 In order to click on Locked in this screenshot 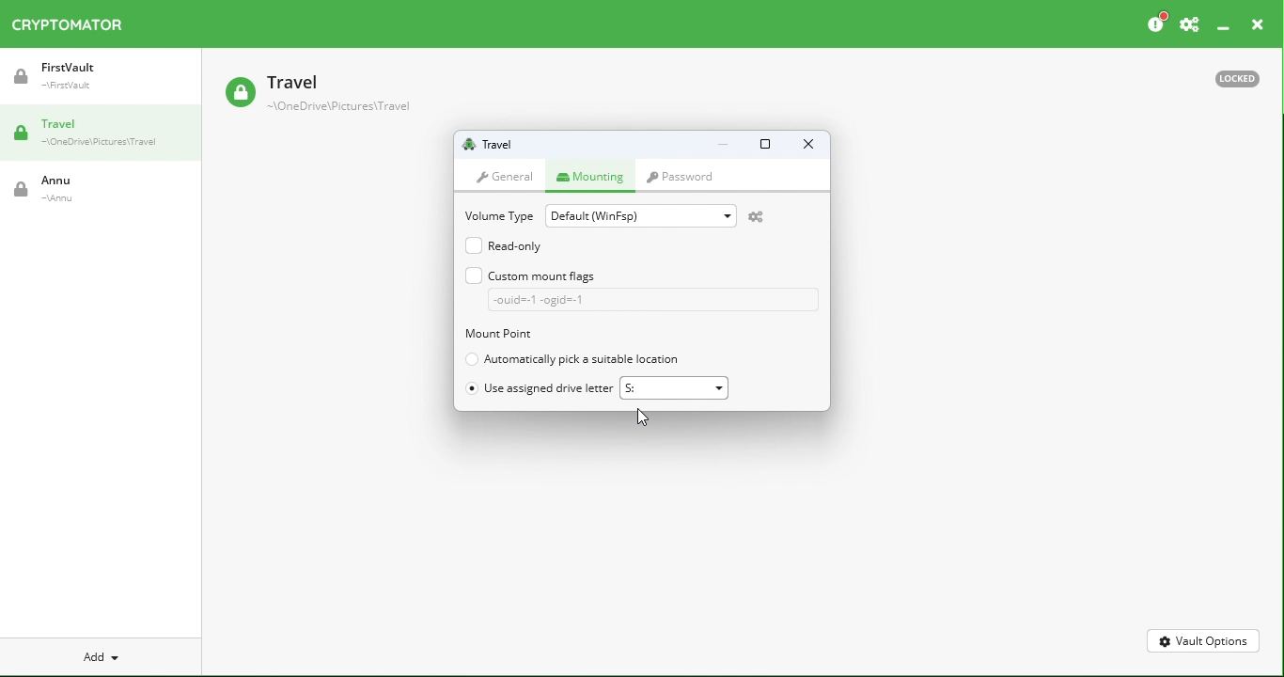, I will do `click(1243, 78)`.